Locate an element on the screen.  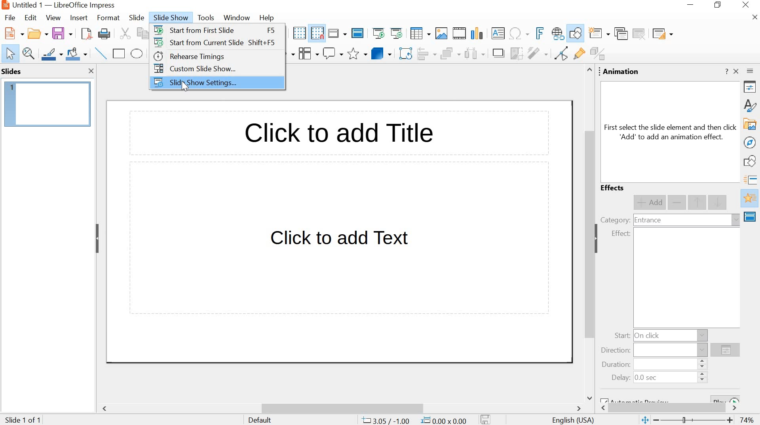
window menu is located at coordinates (236, 18).